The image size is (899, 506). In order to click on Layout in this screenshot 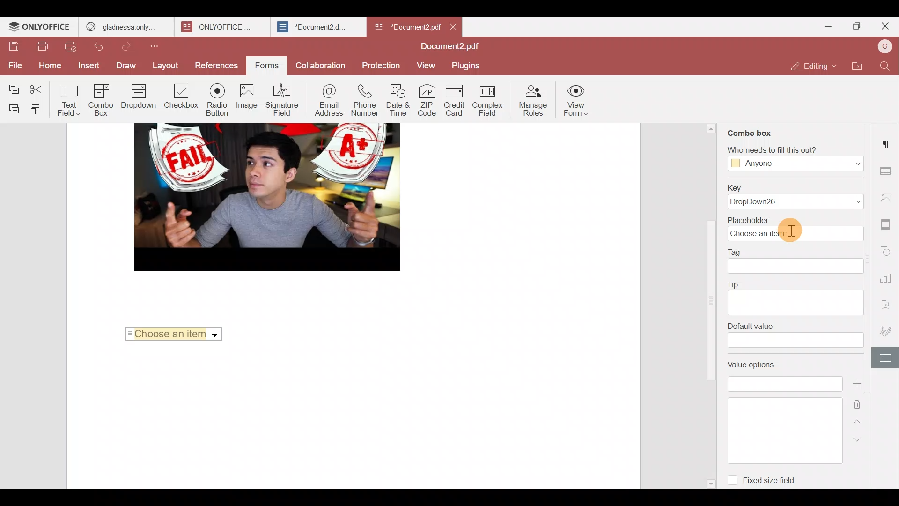, I will do `click(165, 67)`.